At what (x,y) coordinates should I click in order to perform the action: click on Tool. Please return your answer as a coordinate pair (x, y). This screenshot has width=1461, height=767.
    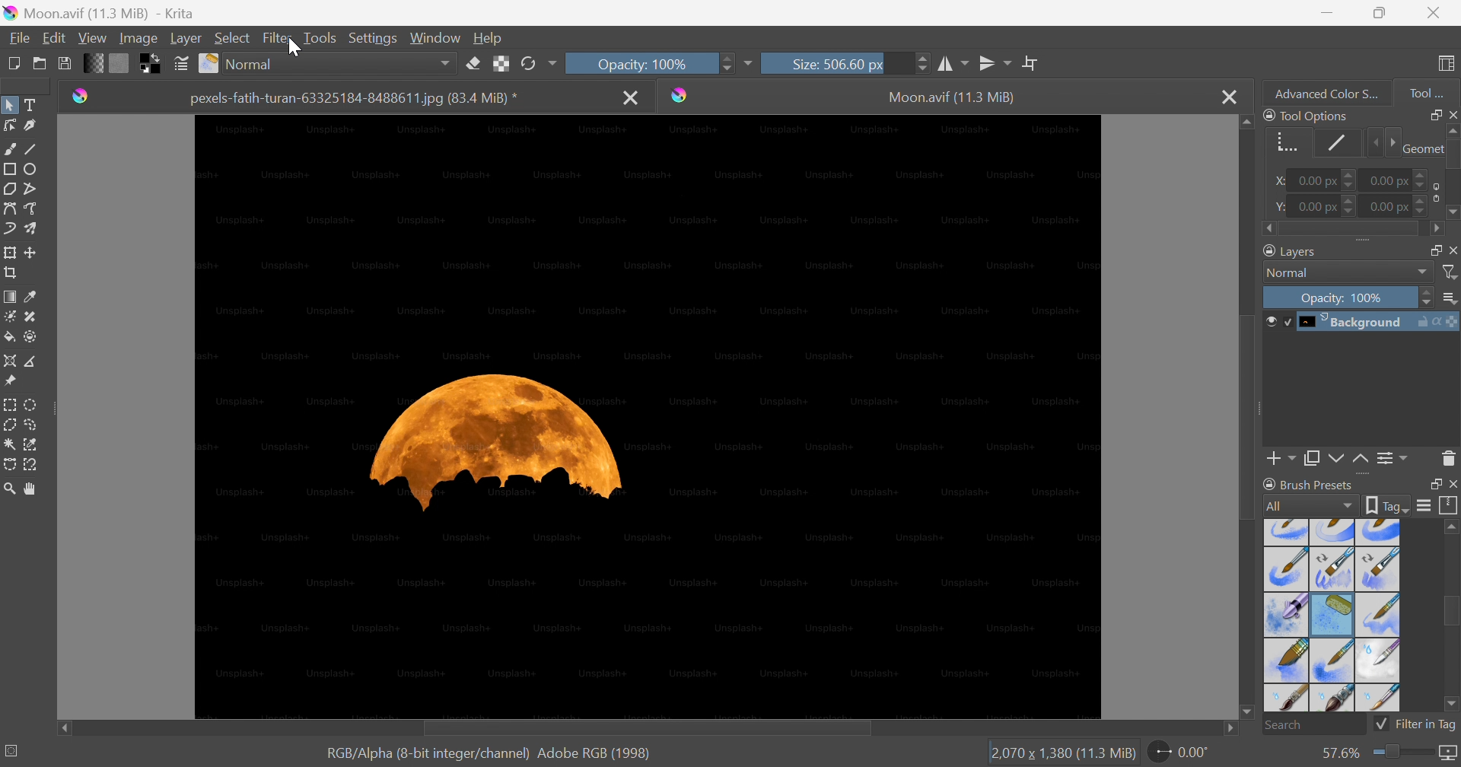
    Looking at the image, I should click on (1427, 94).